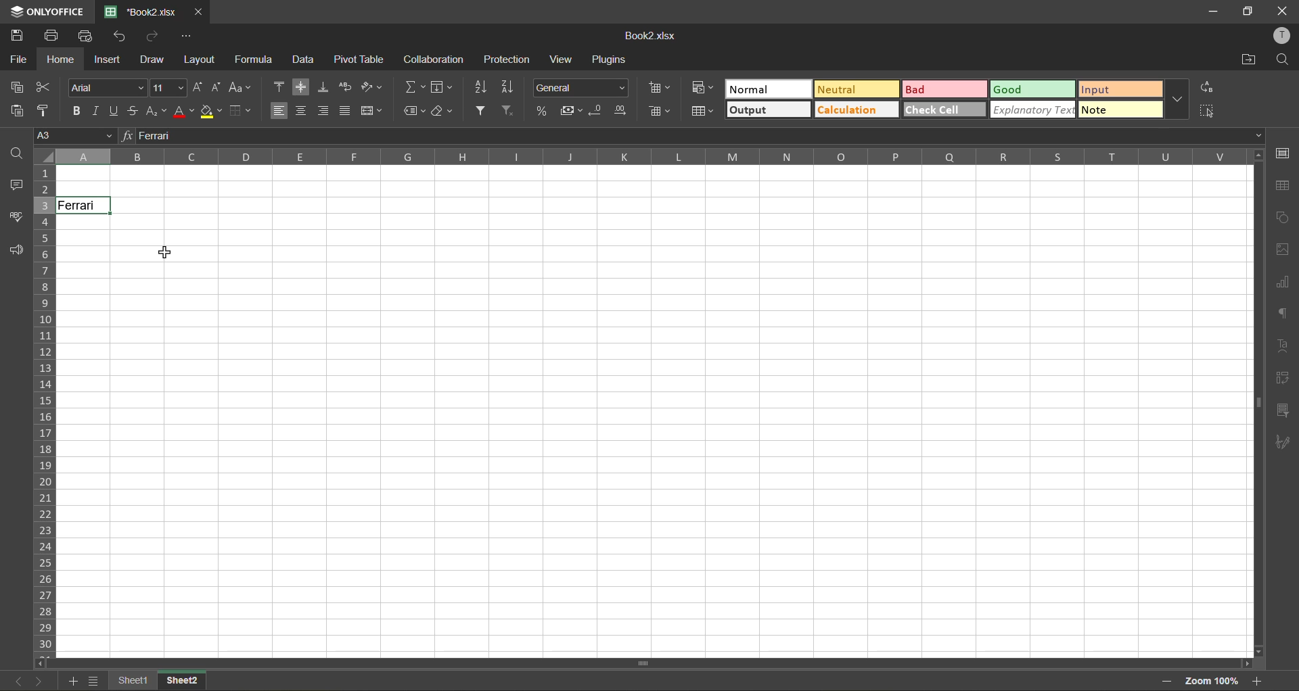  Describe the element at coordinates (87, 208) in the screenshot. I see `Ferrari` at that location.